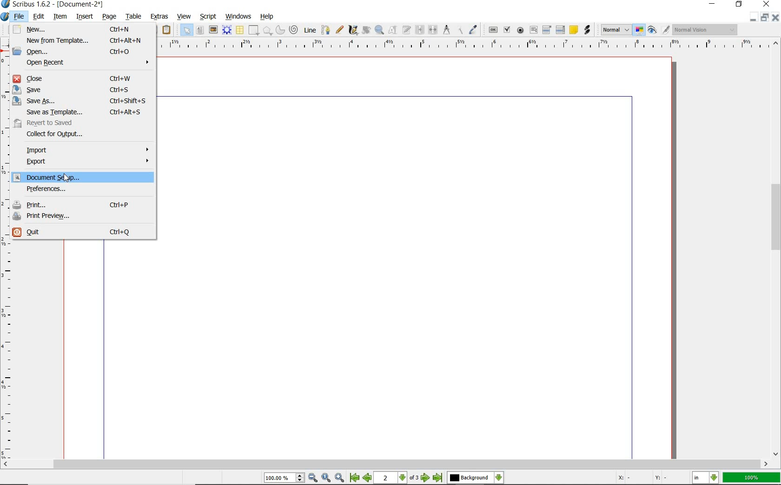 The height and width of the screenshot is (485, 781). I want to click on new from template, so click(86, 40).